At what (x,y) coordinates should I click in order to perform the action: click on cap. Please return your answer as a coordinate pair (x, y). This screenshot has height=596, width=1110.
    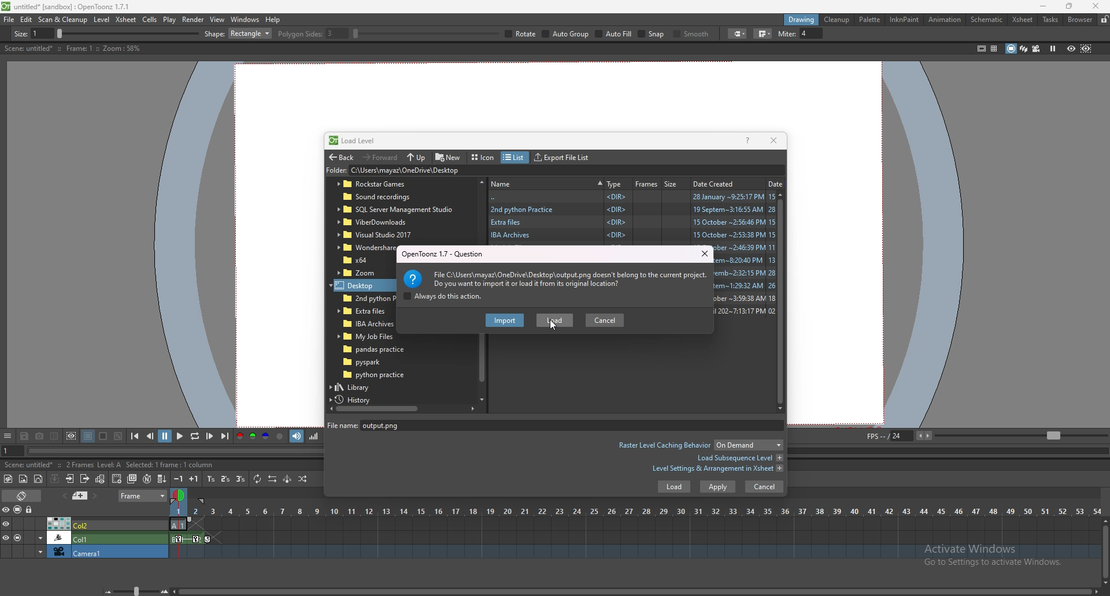
    Looking at the image, I should click on (939, 34).